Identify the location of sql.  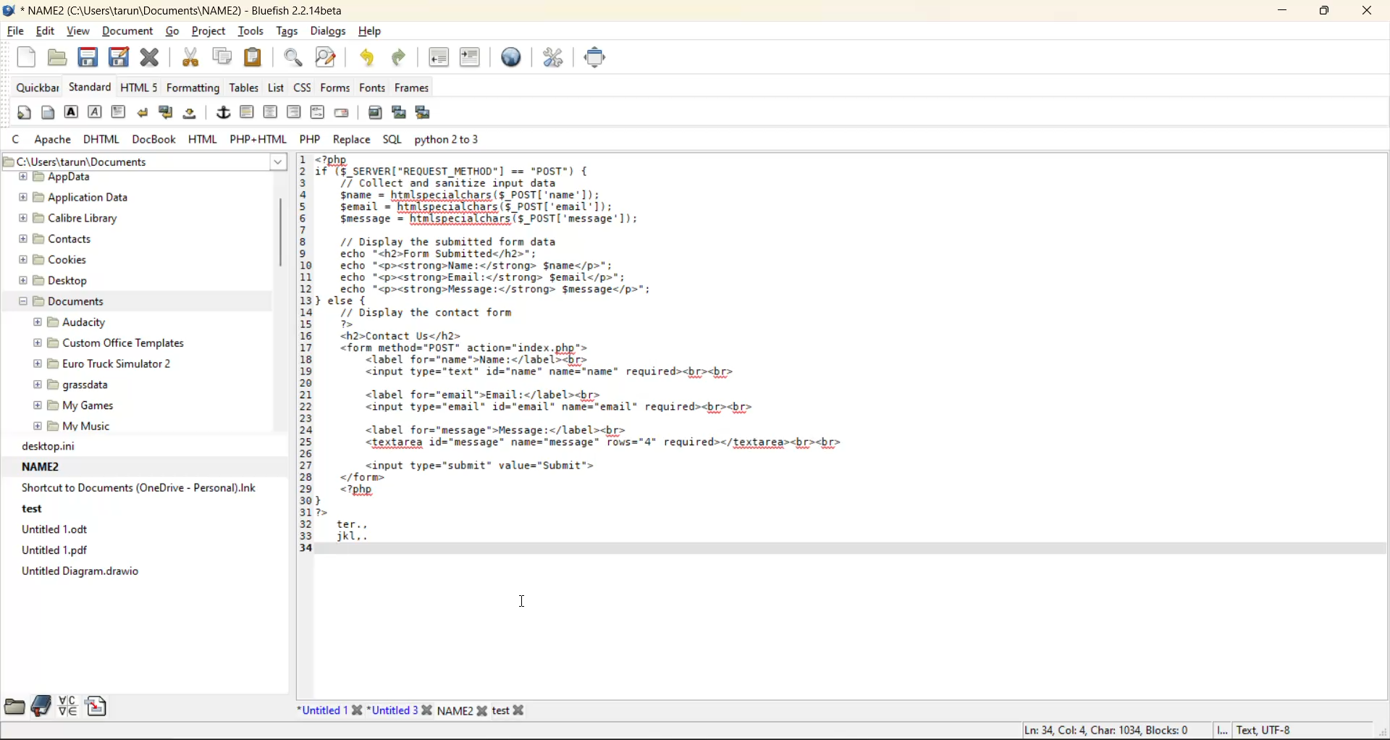
(391, 142).